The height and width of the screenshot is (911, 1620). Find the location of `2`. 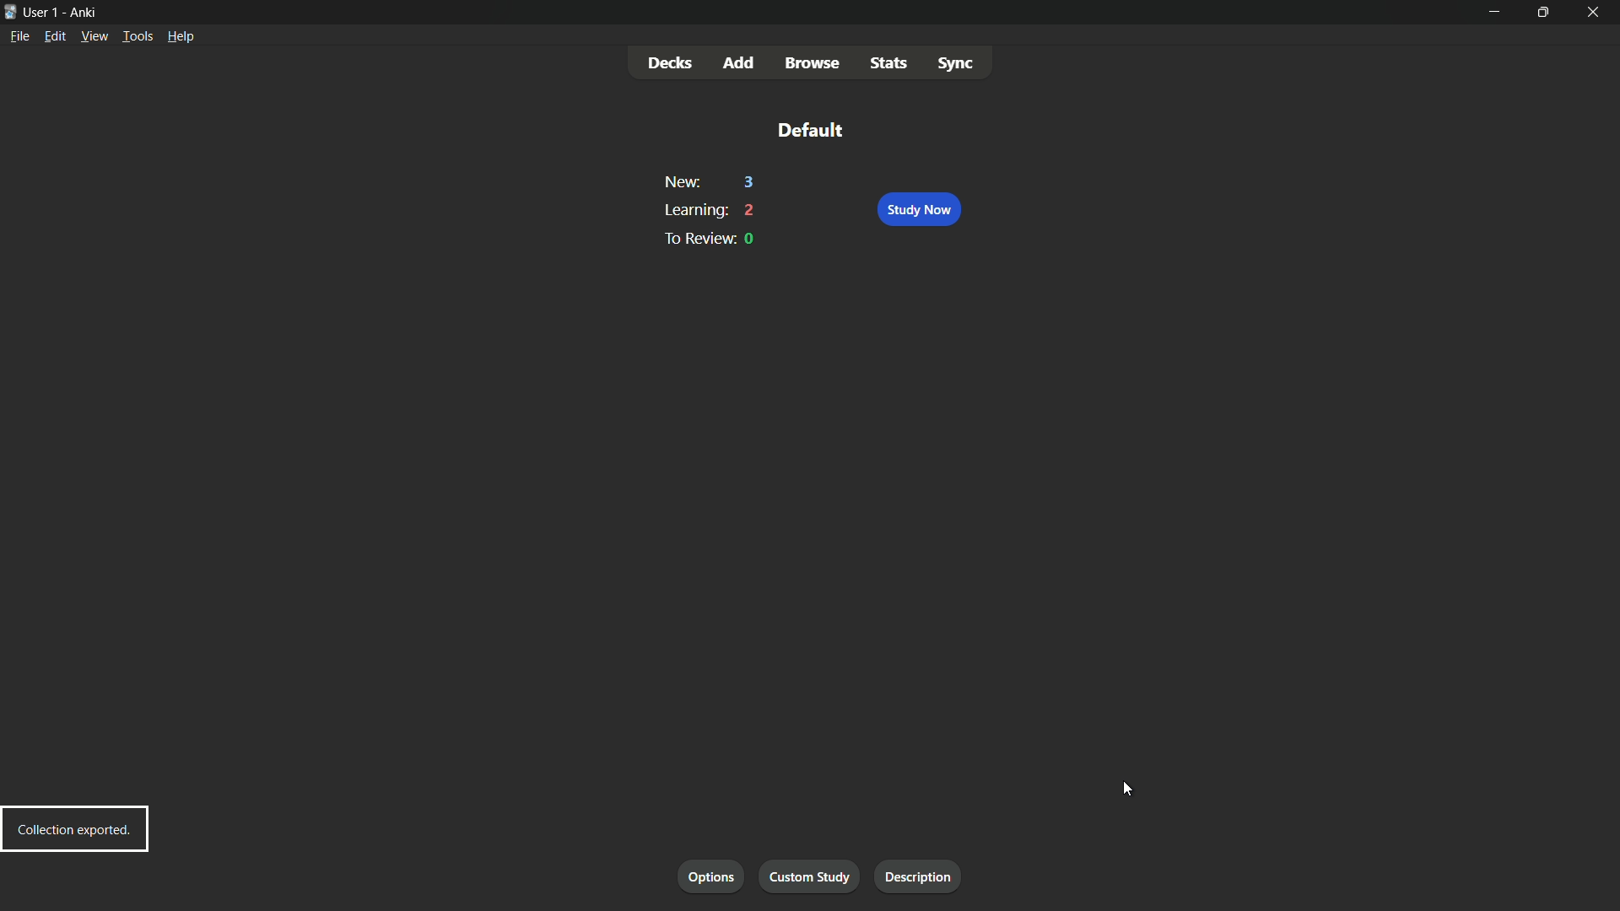

2 is located at coordinates (751, 210).